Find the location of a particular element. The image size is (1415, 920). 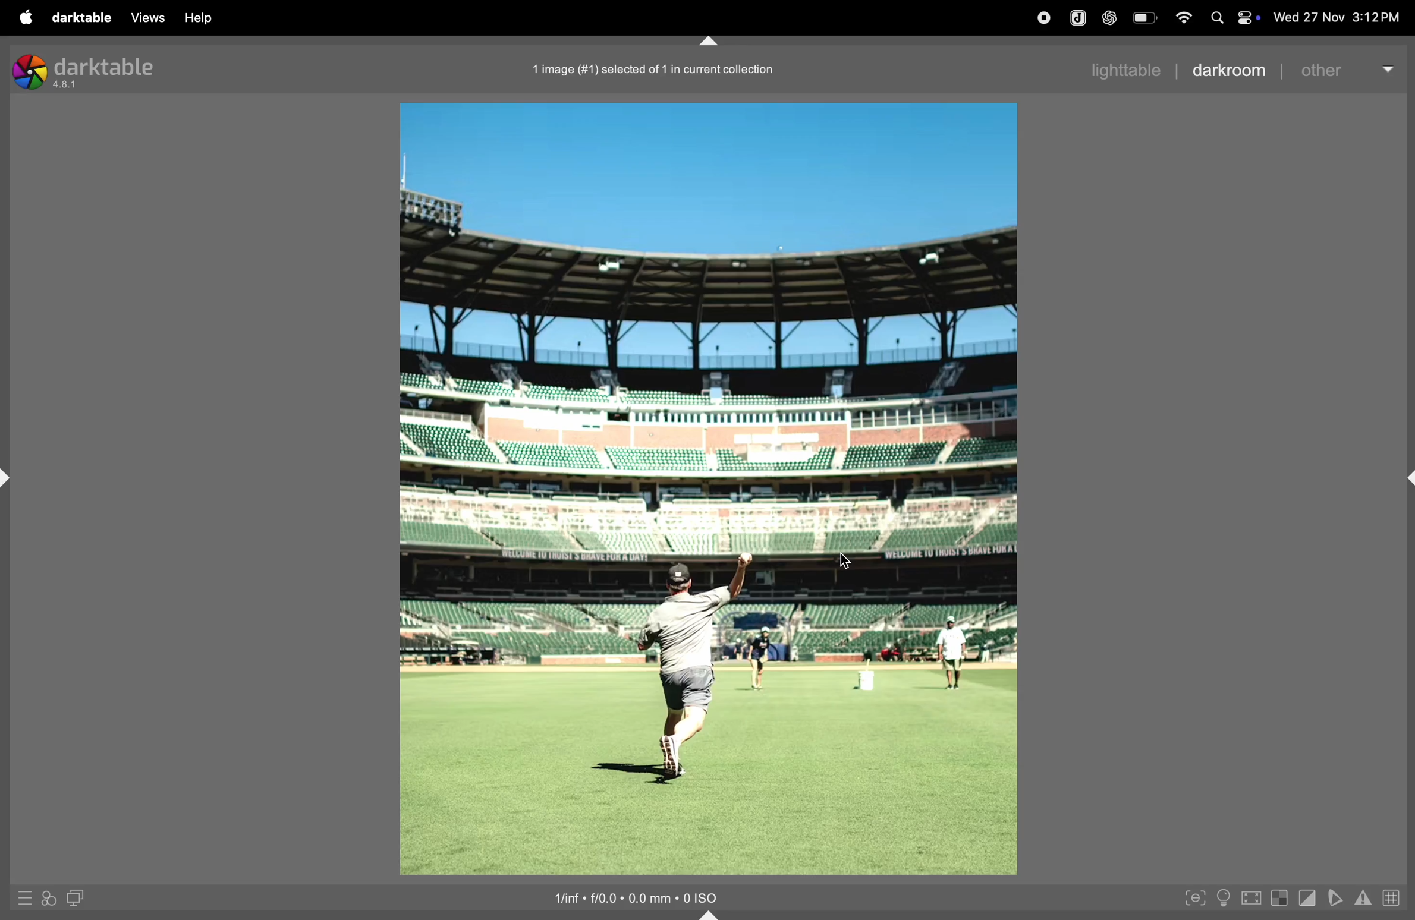

toggle clipping indication is located at coordinates (1306, 899).